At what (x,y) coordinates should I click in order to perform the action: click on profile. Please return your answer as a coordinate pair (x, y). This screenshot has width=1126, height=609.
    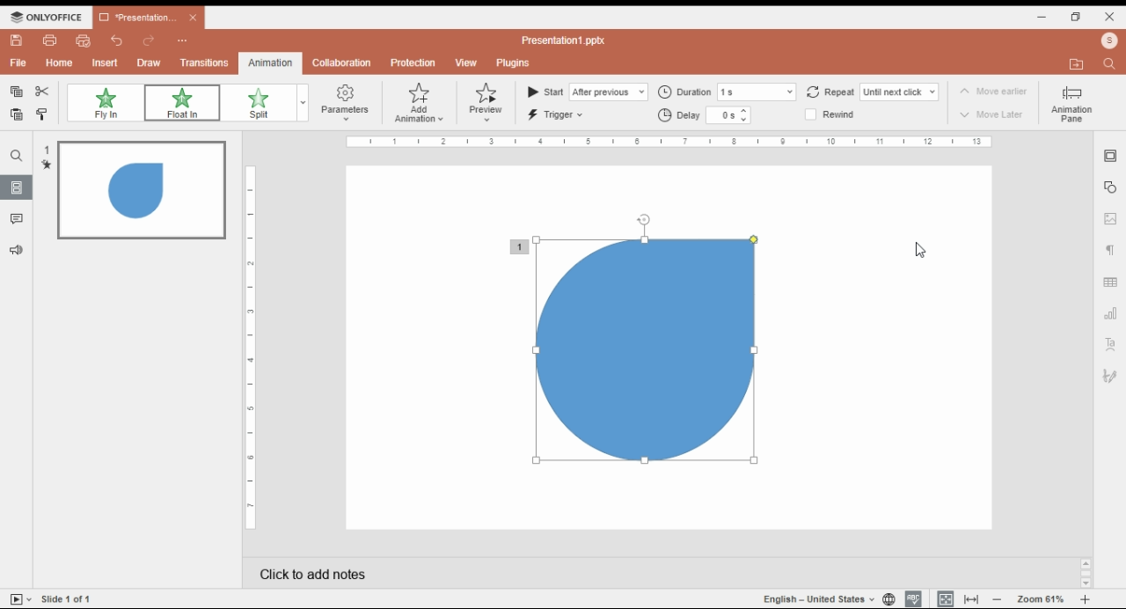
    Looking at the image, I should click on (1075, 63).